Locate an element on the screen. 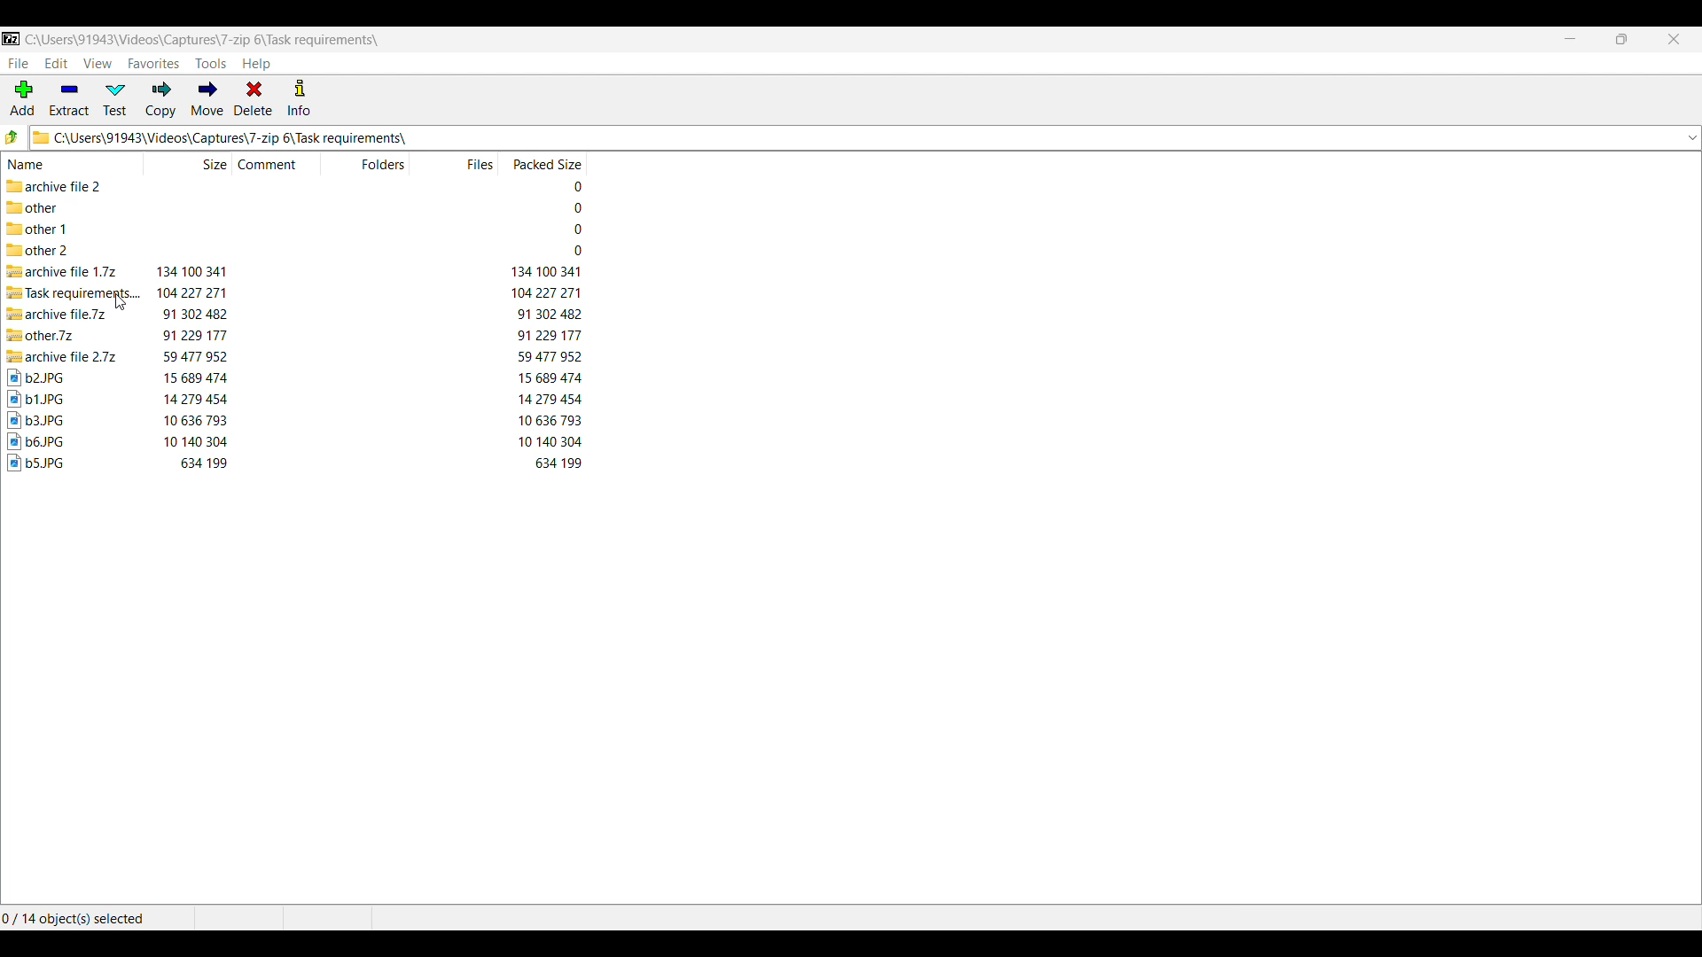 Image resolution: width=1702 pixels, height=957 pixels. size is located at coordinates (194, 421).